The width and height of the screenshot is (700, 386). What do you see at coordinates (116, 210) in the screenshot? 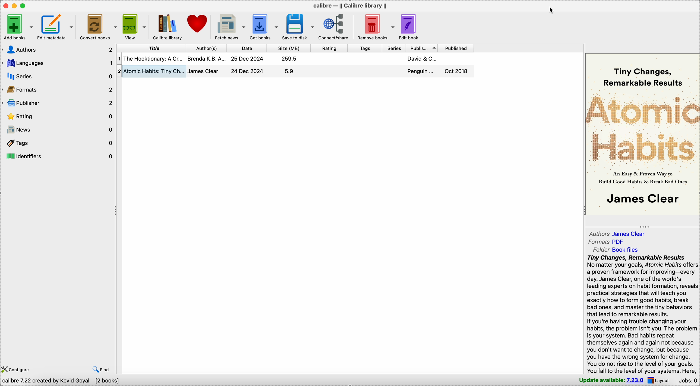
I see `toggle expand/contract` at bounding box center [116, 210].